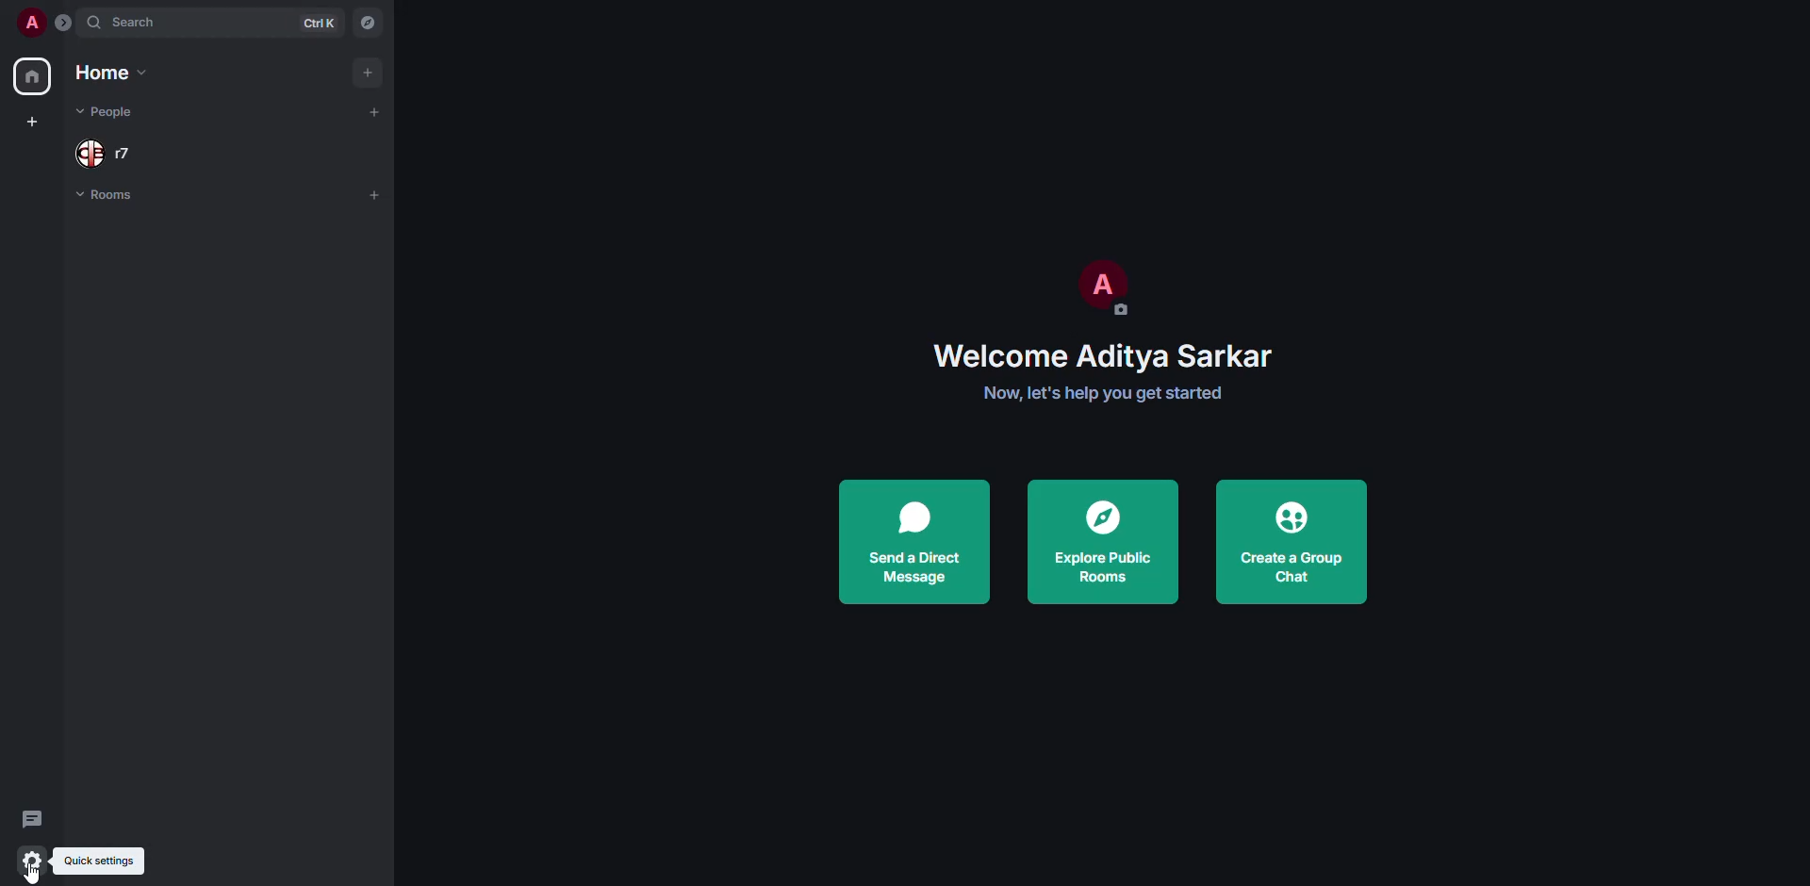 This screenshot has height=886, width=1810. Describe the element at coordinates (31, 860) in the screenshot. I see `quick settings` at that location.